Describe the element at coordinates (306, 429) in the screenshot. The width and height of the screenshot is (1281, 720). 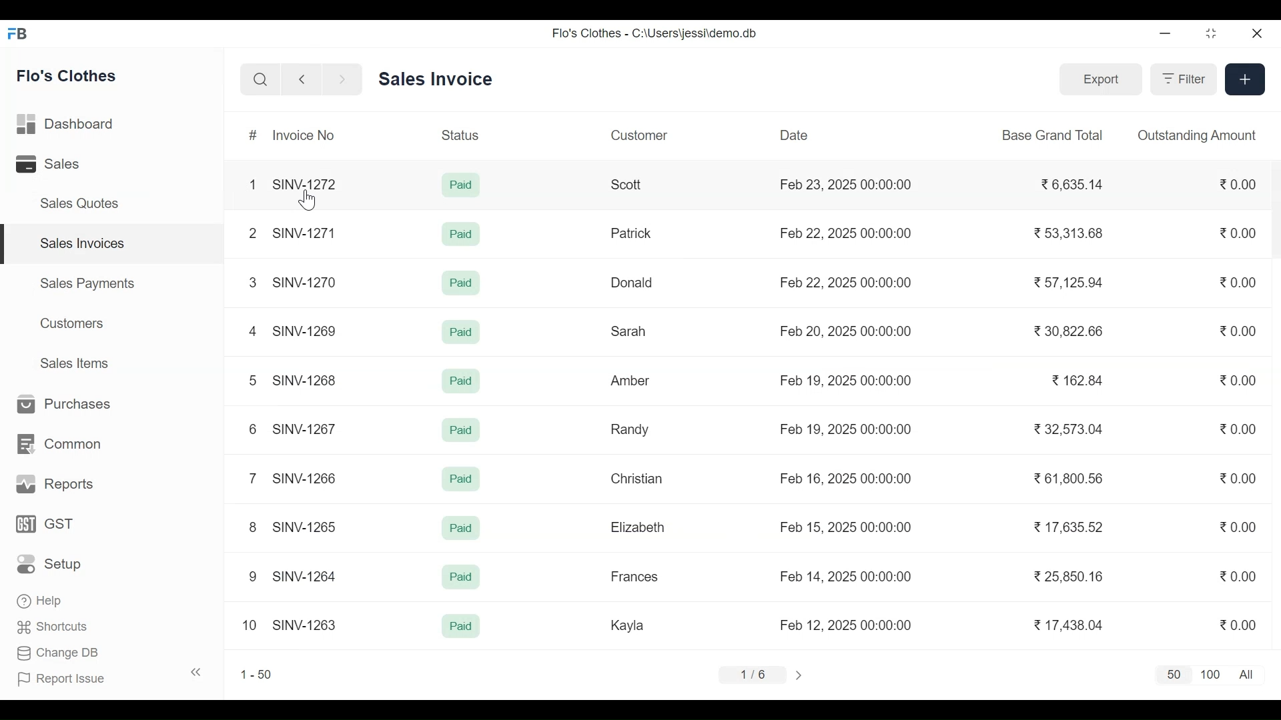
I see `SINV-1267` at that location.